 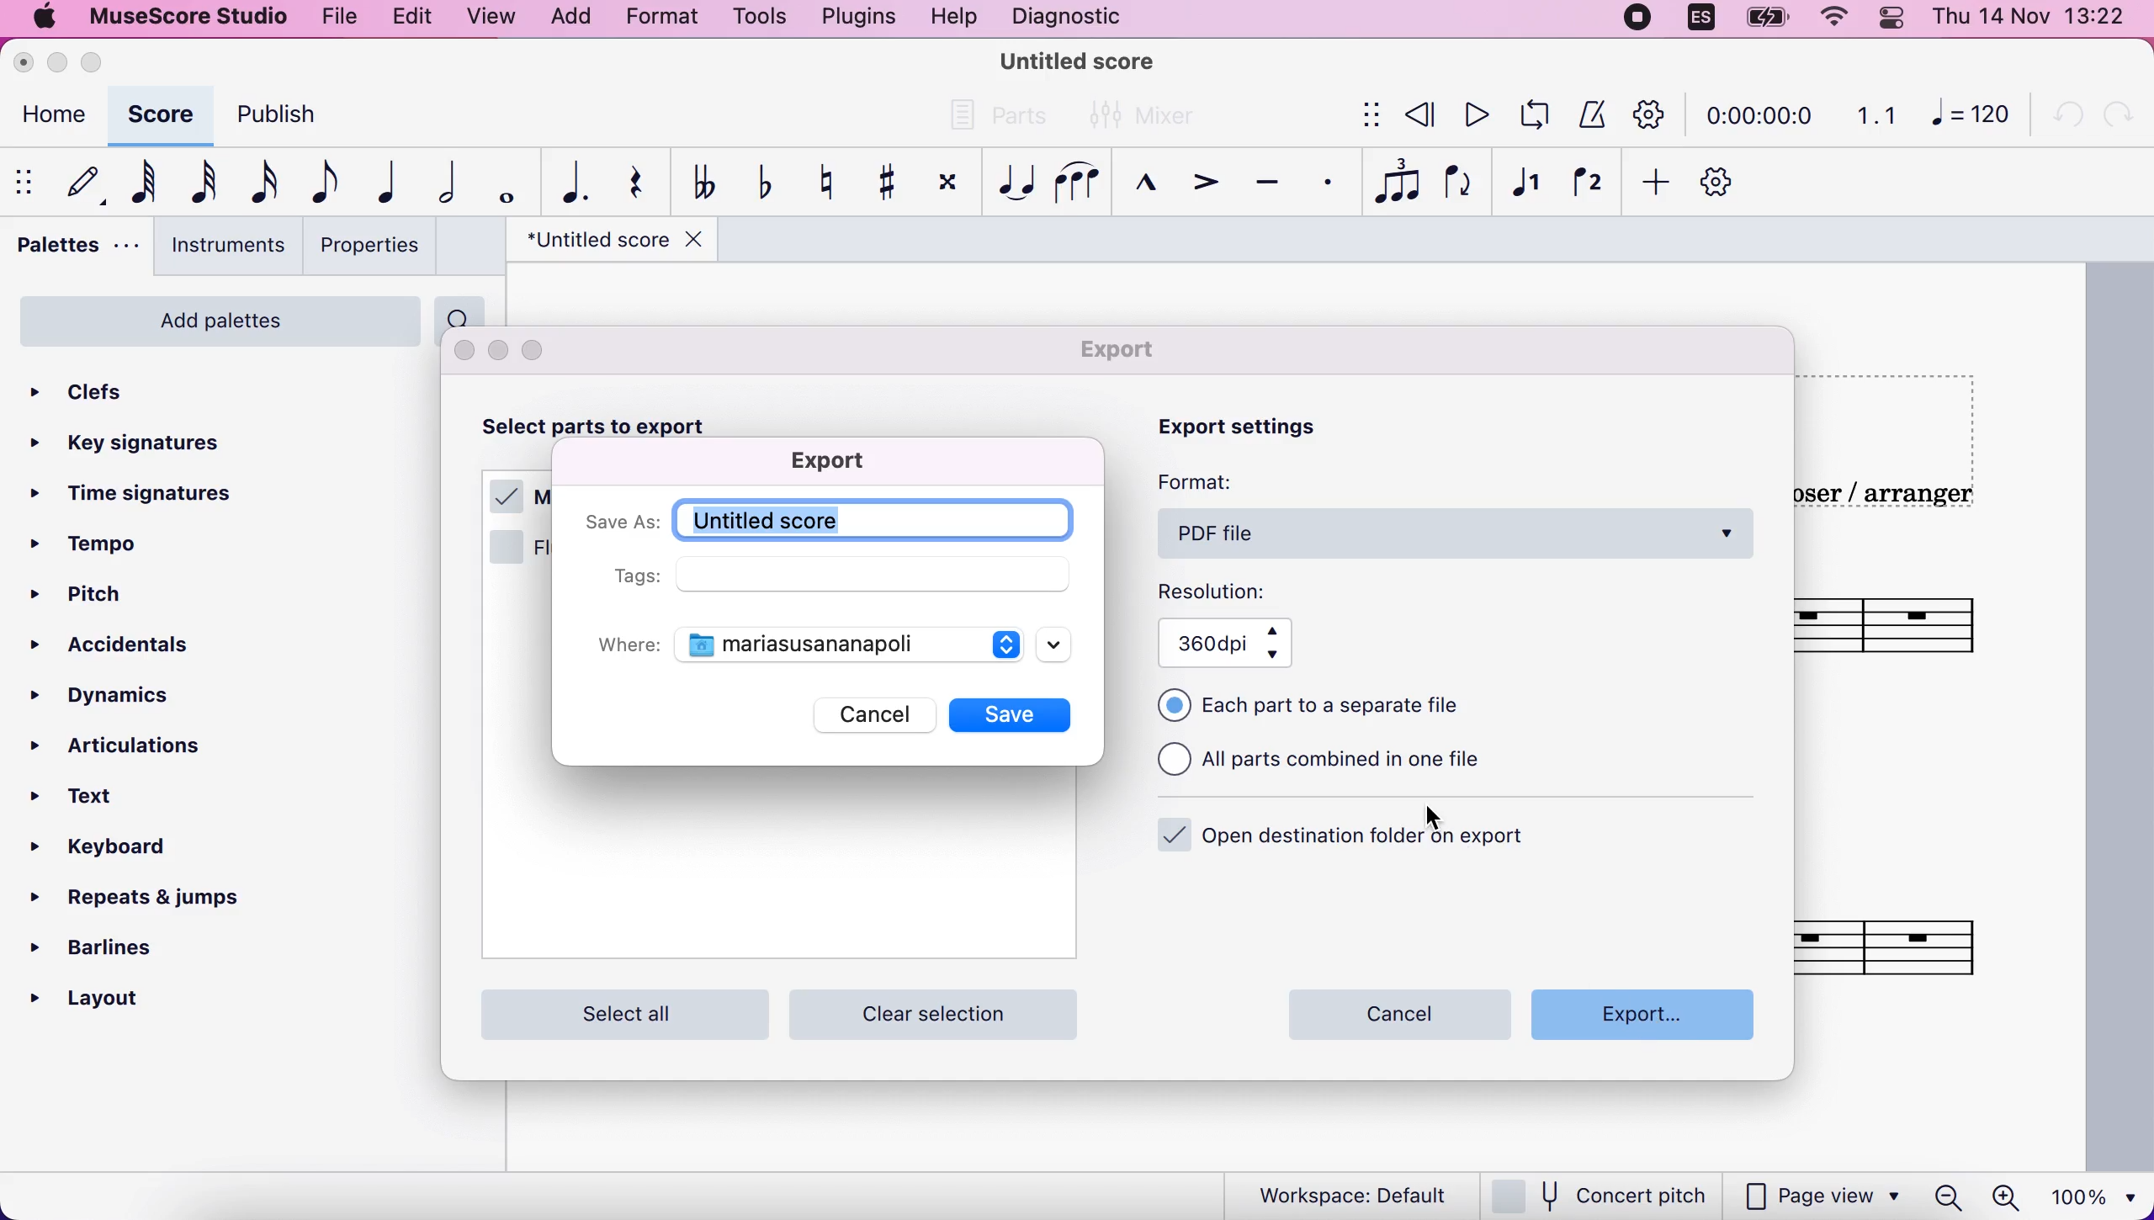 I want to click on minimize, so click(x=498, y=349).